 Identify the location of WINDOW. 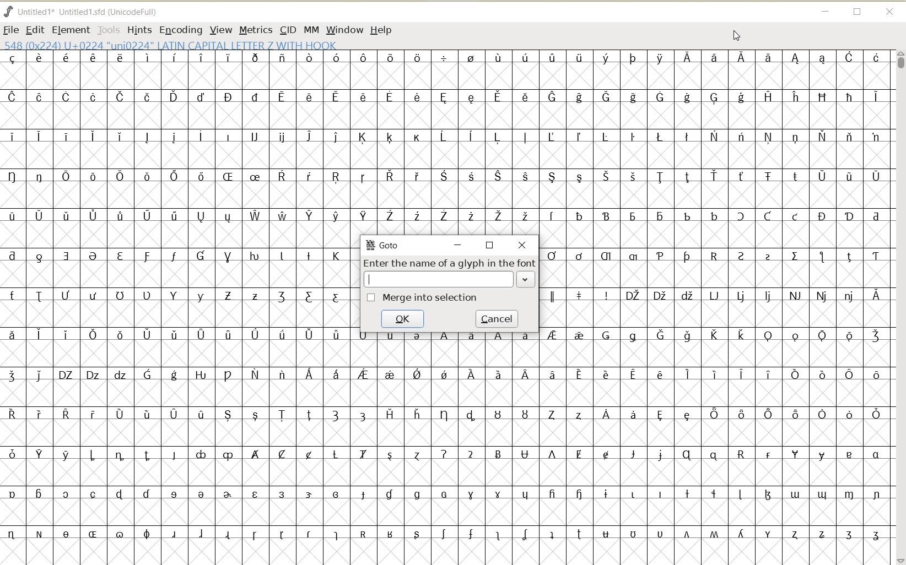
(345, 31).